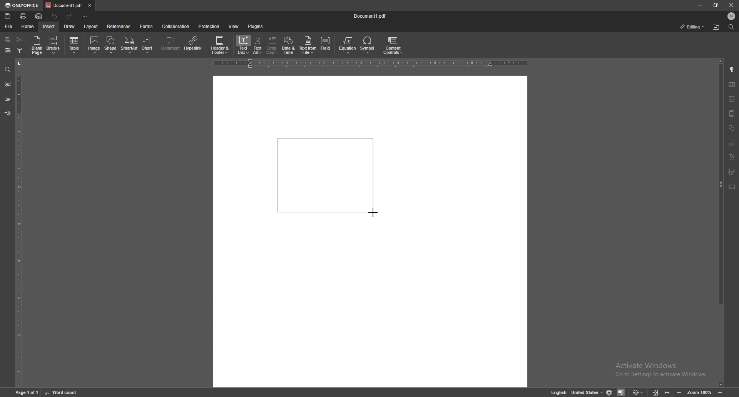  What do you see at coordinates (258, 46) in the screenshot?
I see `text art` at bounding box center [258, 46].